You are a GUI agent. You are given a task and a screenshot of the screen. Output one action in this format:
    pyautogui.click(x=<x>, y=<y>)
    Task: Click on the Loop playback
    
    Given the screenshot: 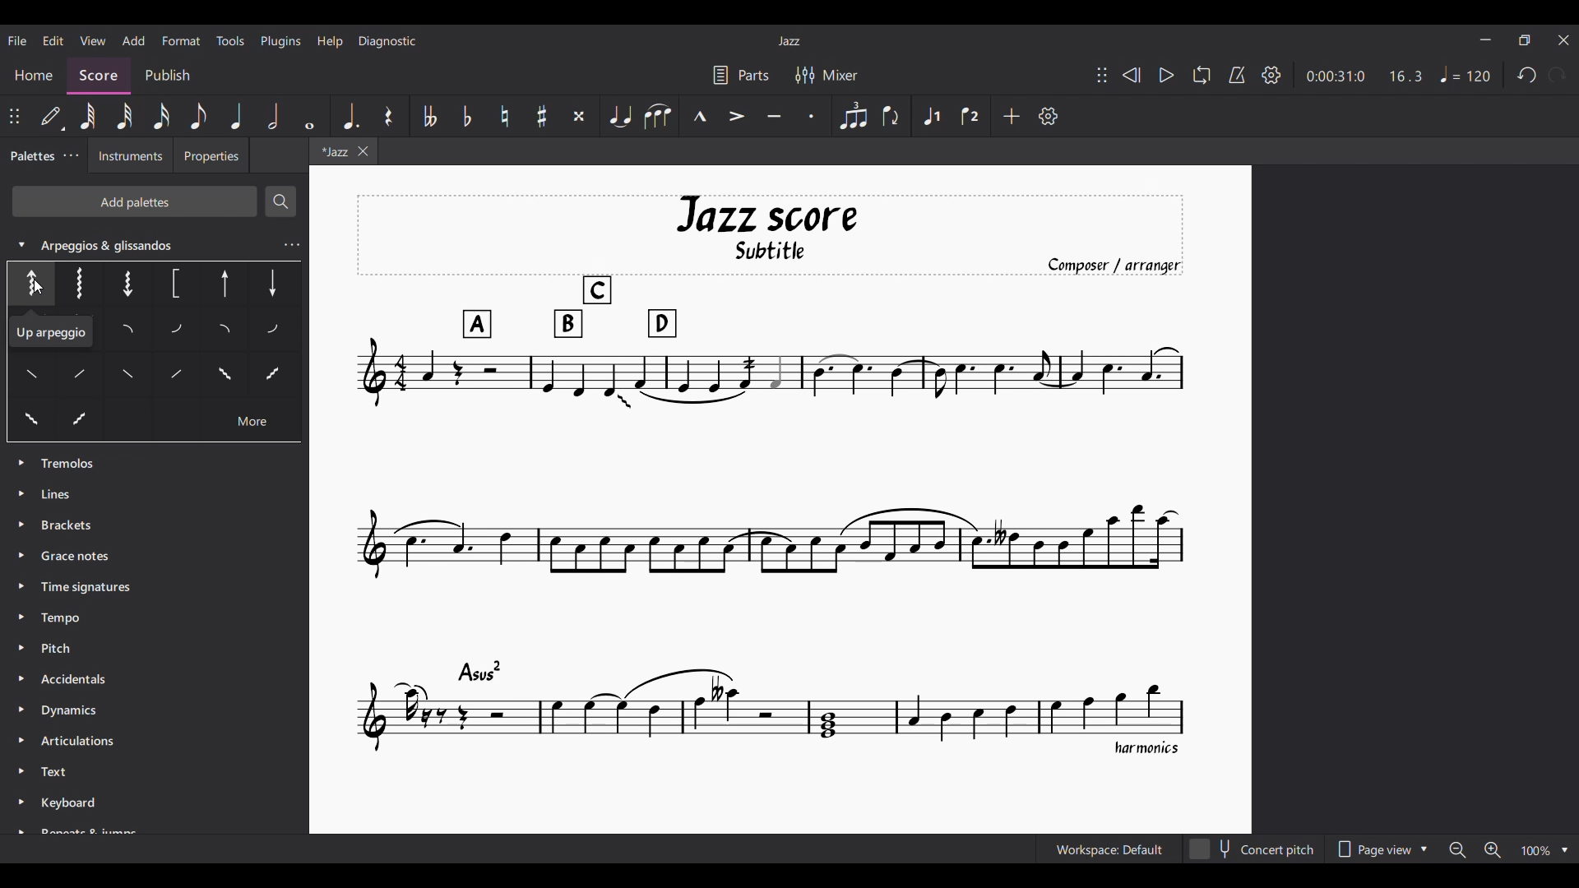 What is the action you would take?
    pyautogui.click(x=1202, y=75)
    